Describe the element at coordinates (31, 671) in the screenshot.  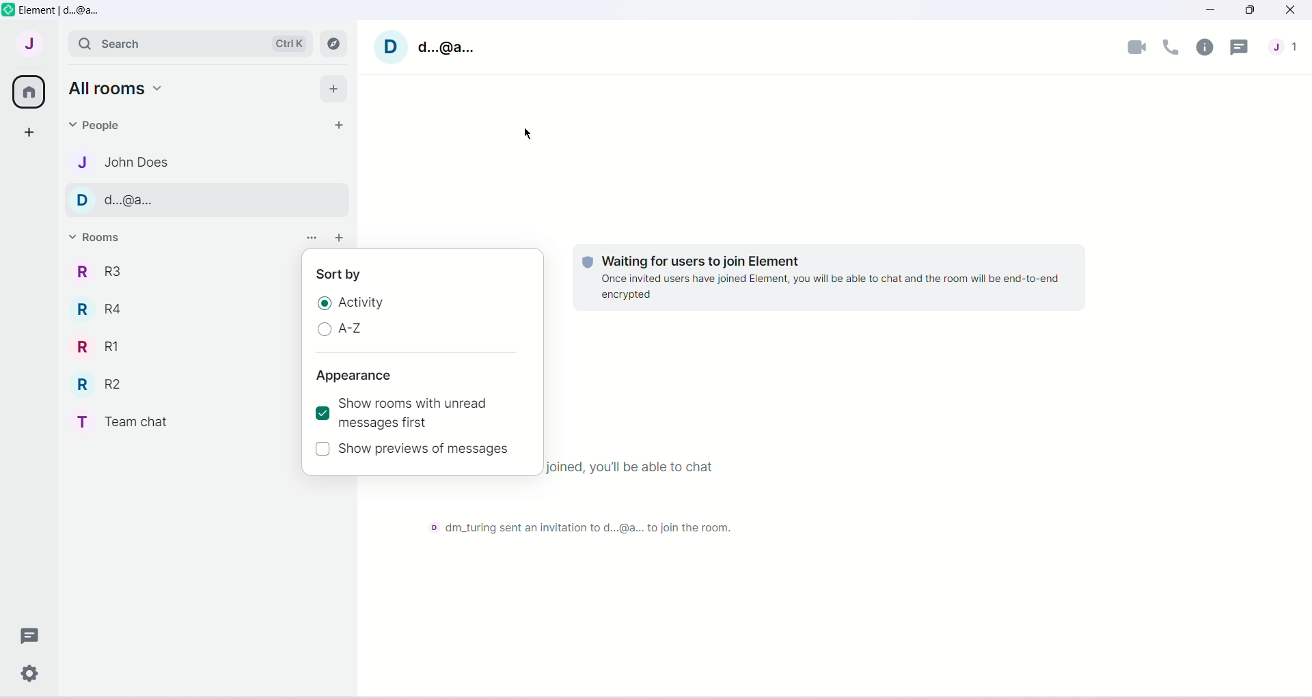
I see `Quick Settings` at that location.